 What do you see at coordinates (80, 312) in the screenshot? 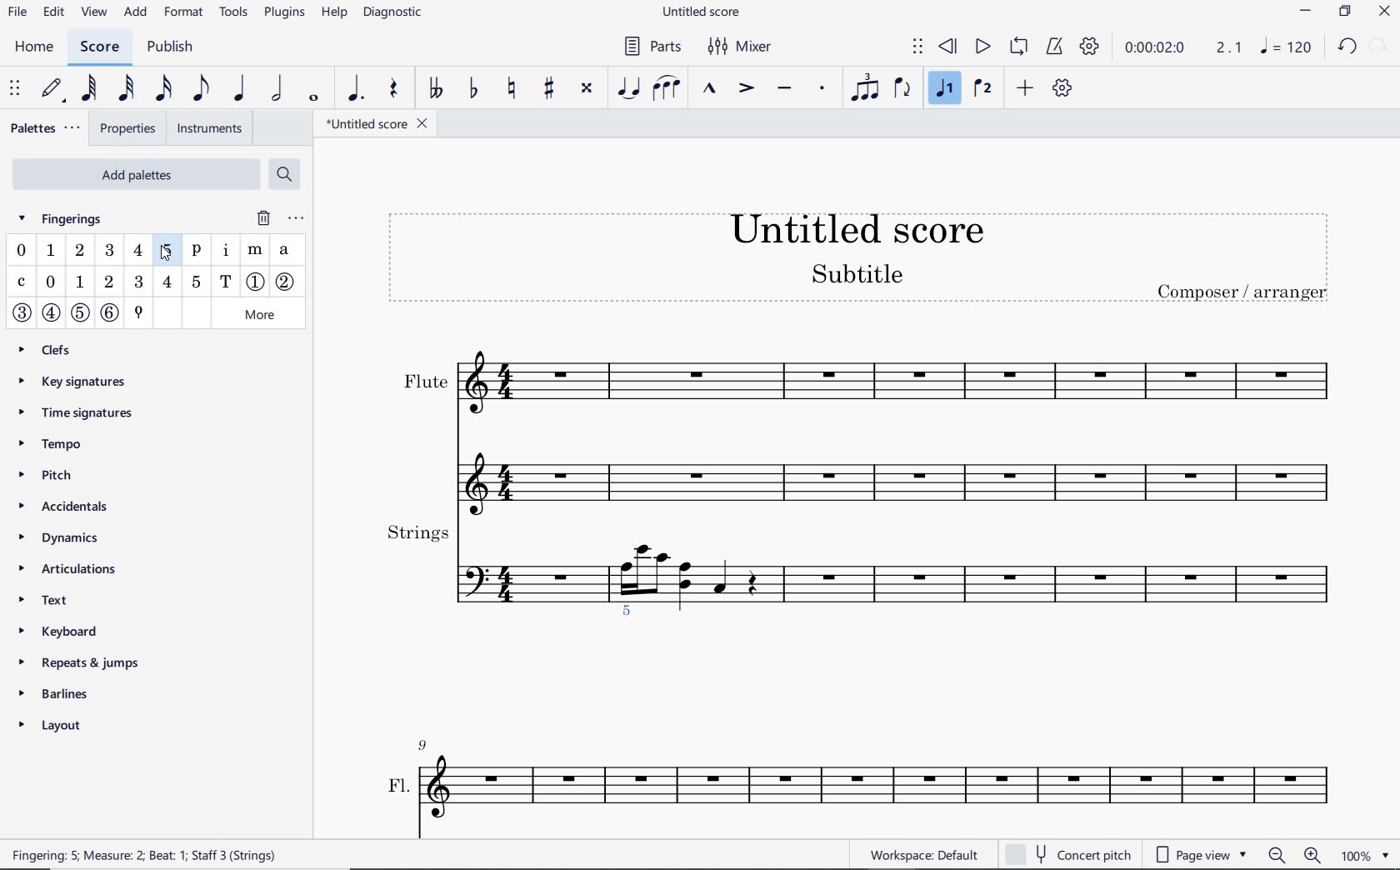
I see `STRING NUMBER 5` at bounding box center [80, 312].